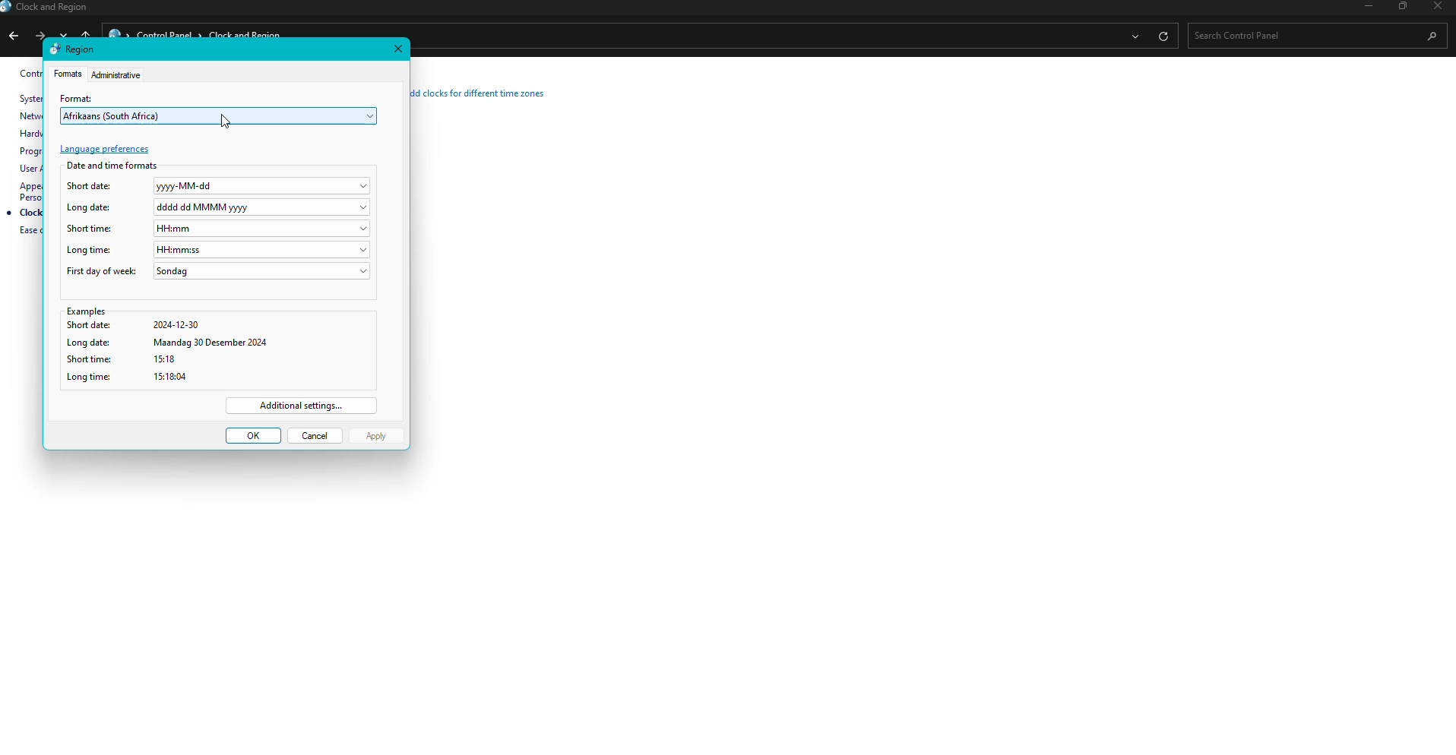  Describe the element at coordinates (87, 33) in the screenshot. I see `up` at that location.